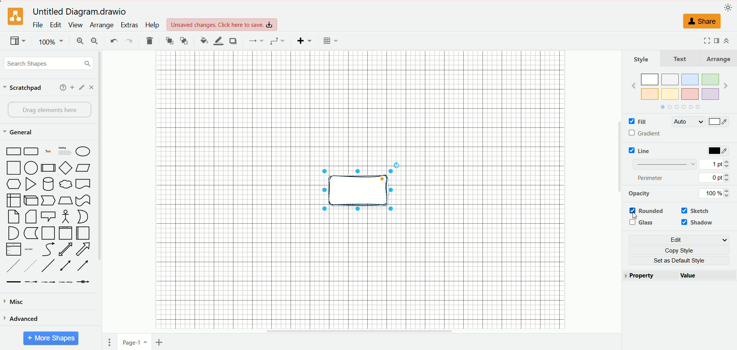  I want to click on arrange, so click(717, 59).